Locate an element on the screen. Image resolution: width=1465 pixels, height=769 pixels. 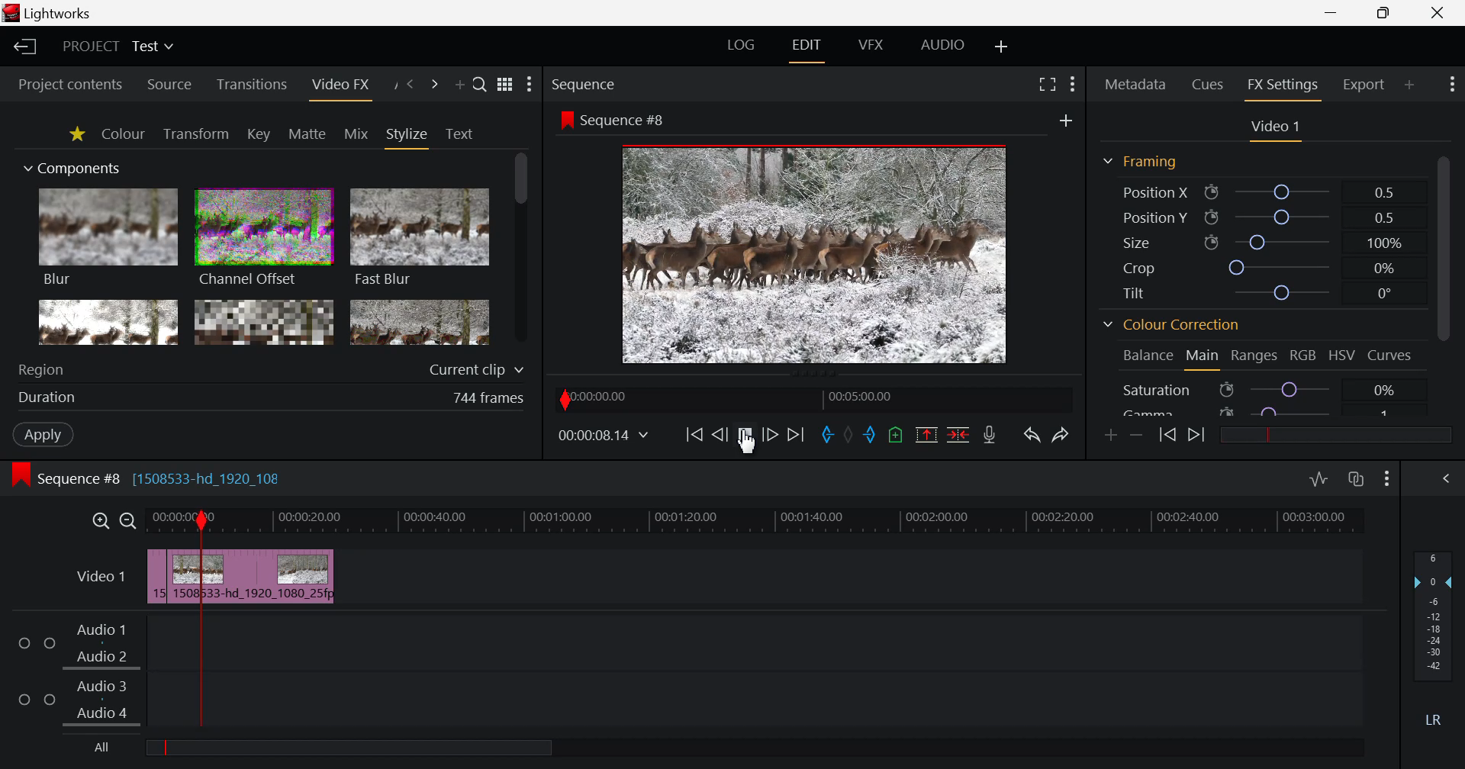
Project Timeline Navigator is located at coordinates (811, 397).